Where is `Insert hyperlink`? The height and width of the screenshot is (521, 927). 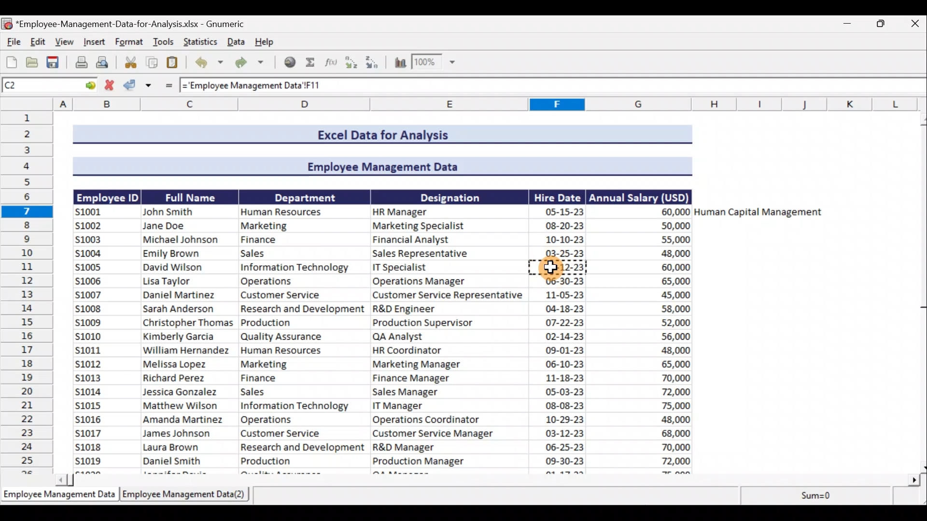
Insert hyperlink is located at coordinates (291, 61).